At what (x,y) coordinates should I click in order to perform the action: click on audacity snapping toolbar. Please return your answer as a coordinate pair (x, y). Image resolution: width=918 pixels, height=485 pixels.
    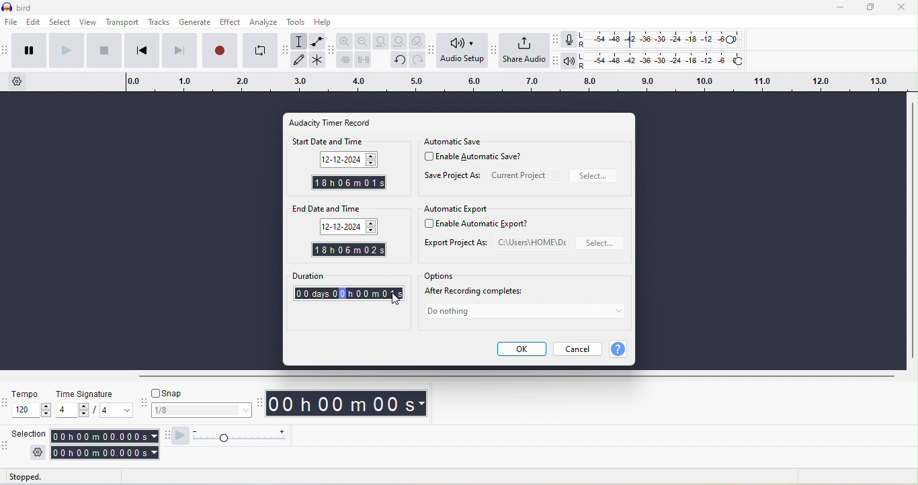
    Looking at the image, I should click on (144, 403).